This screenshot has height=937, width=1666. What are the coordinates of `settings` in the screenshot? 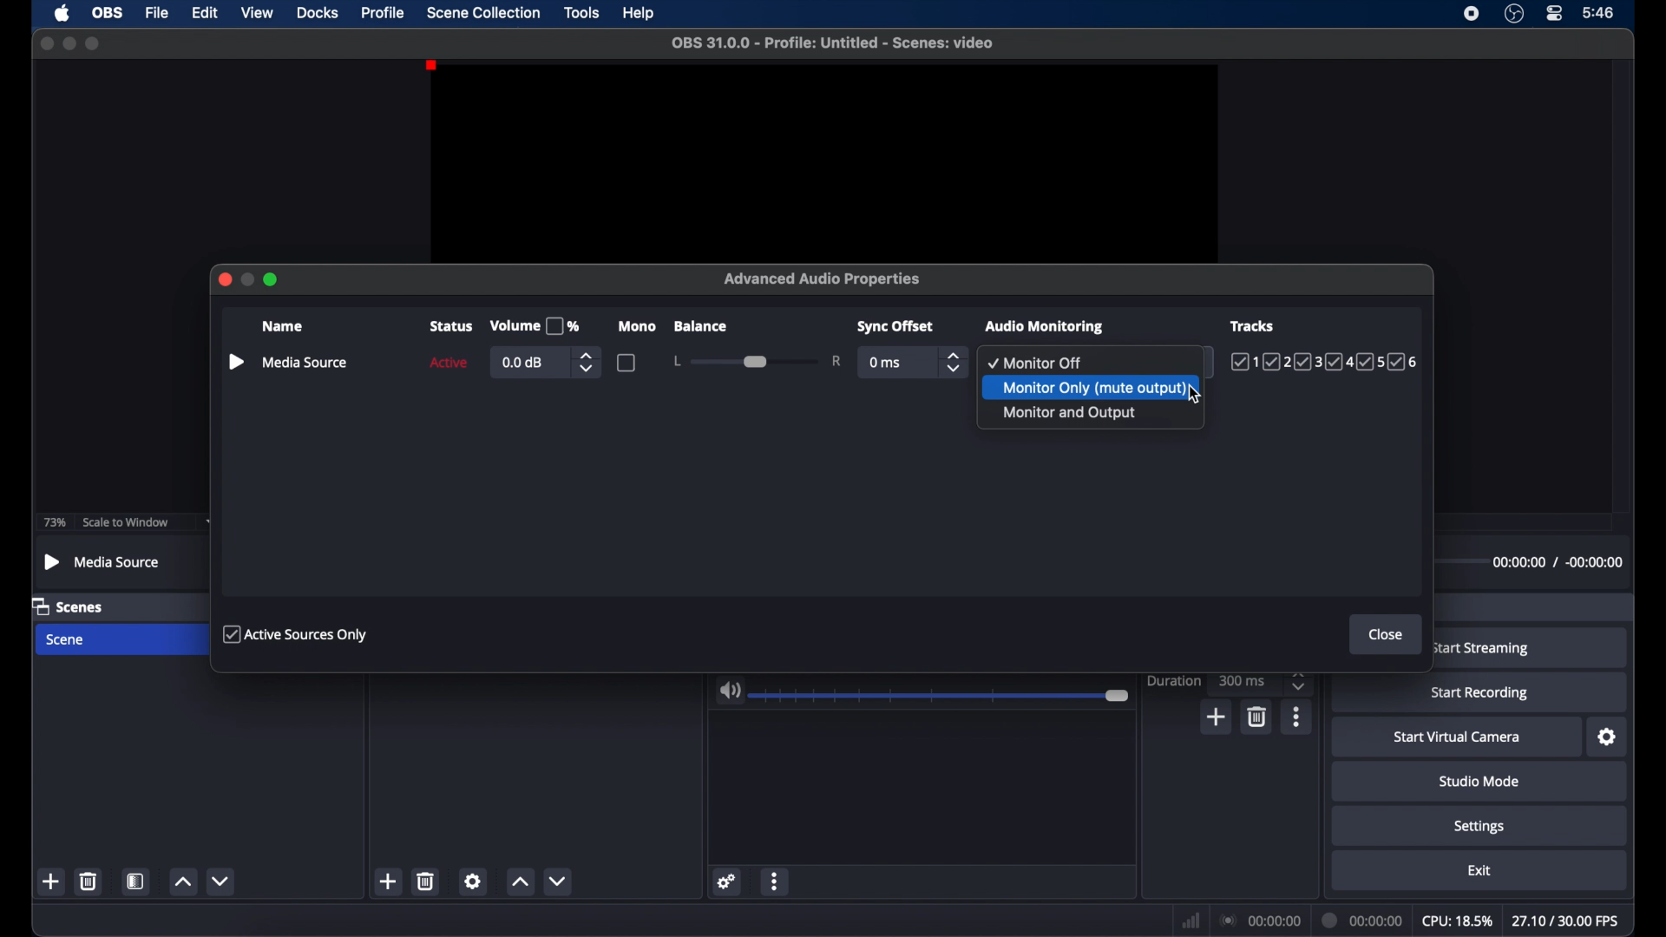 It's located at (1479, 826).